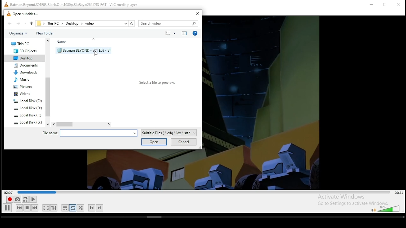 This screenshot has height=228, width=406. What do you see at coordinates (27, 73) in the screenshot?
I see `downloads` at bounding box center [27, 73].